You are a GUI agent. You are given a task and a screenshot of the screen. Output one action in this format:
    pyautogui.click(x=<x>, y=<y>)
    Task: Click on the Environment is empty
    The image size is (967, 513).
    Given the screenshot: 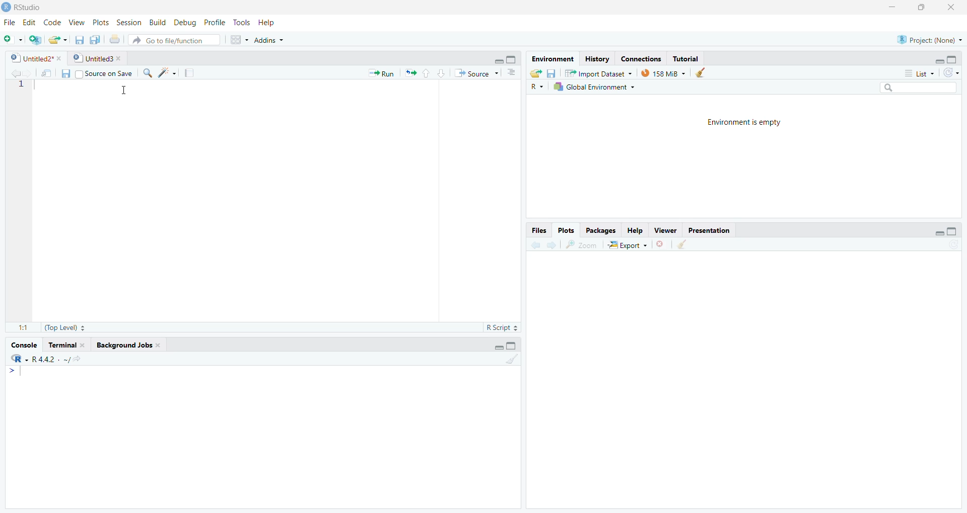 What is the action you would take?
    pyautogui.click(x=741, y=122)
    